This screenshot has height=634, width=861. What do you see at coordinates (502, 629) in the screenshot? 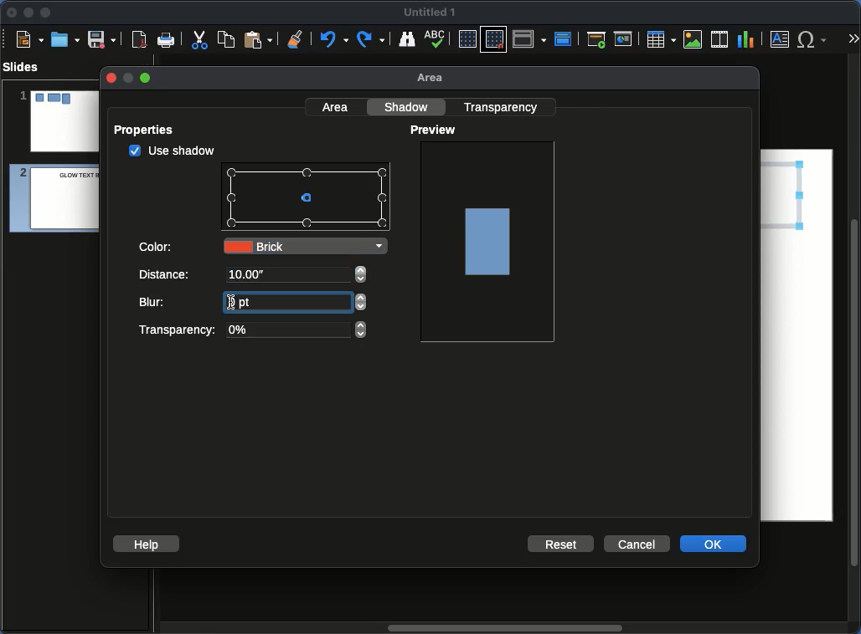
I see `Scroll` at bounding box center [502, 629].